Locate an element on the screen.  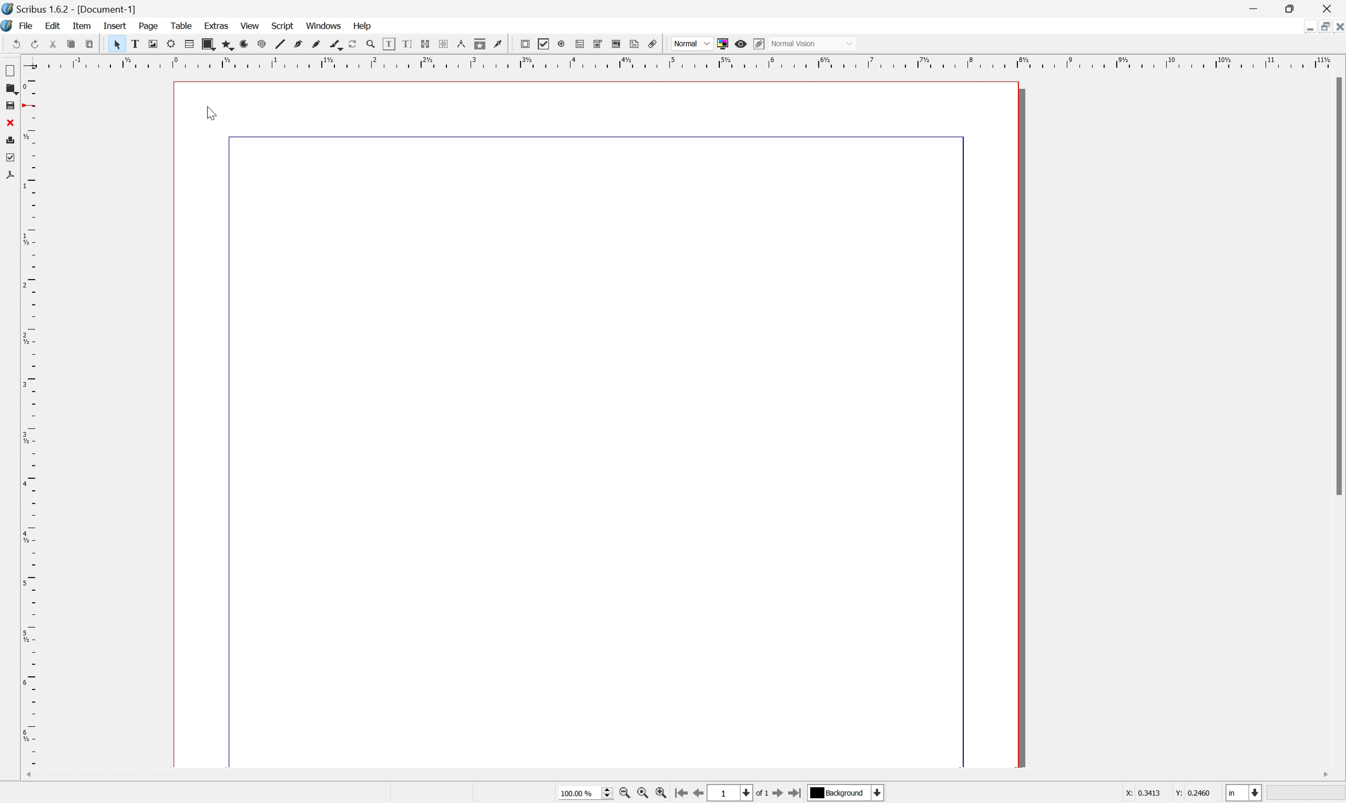
X: 03413 Y: 0.2460 is located at coordinates (1166, 792).